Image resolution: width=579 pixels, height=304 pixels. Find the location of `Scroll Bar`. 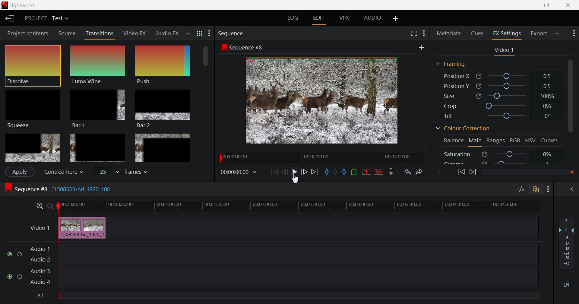

Scroll Bar is located at coordinates (573, 109).